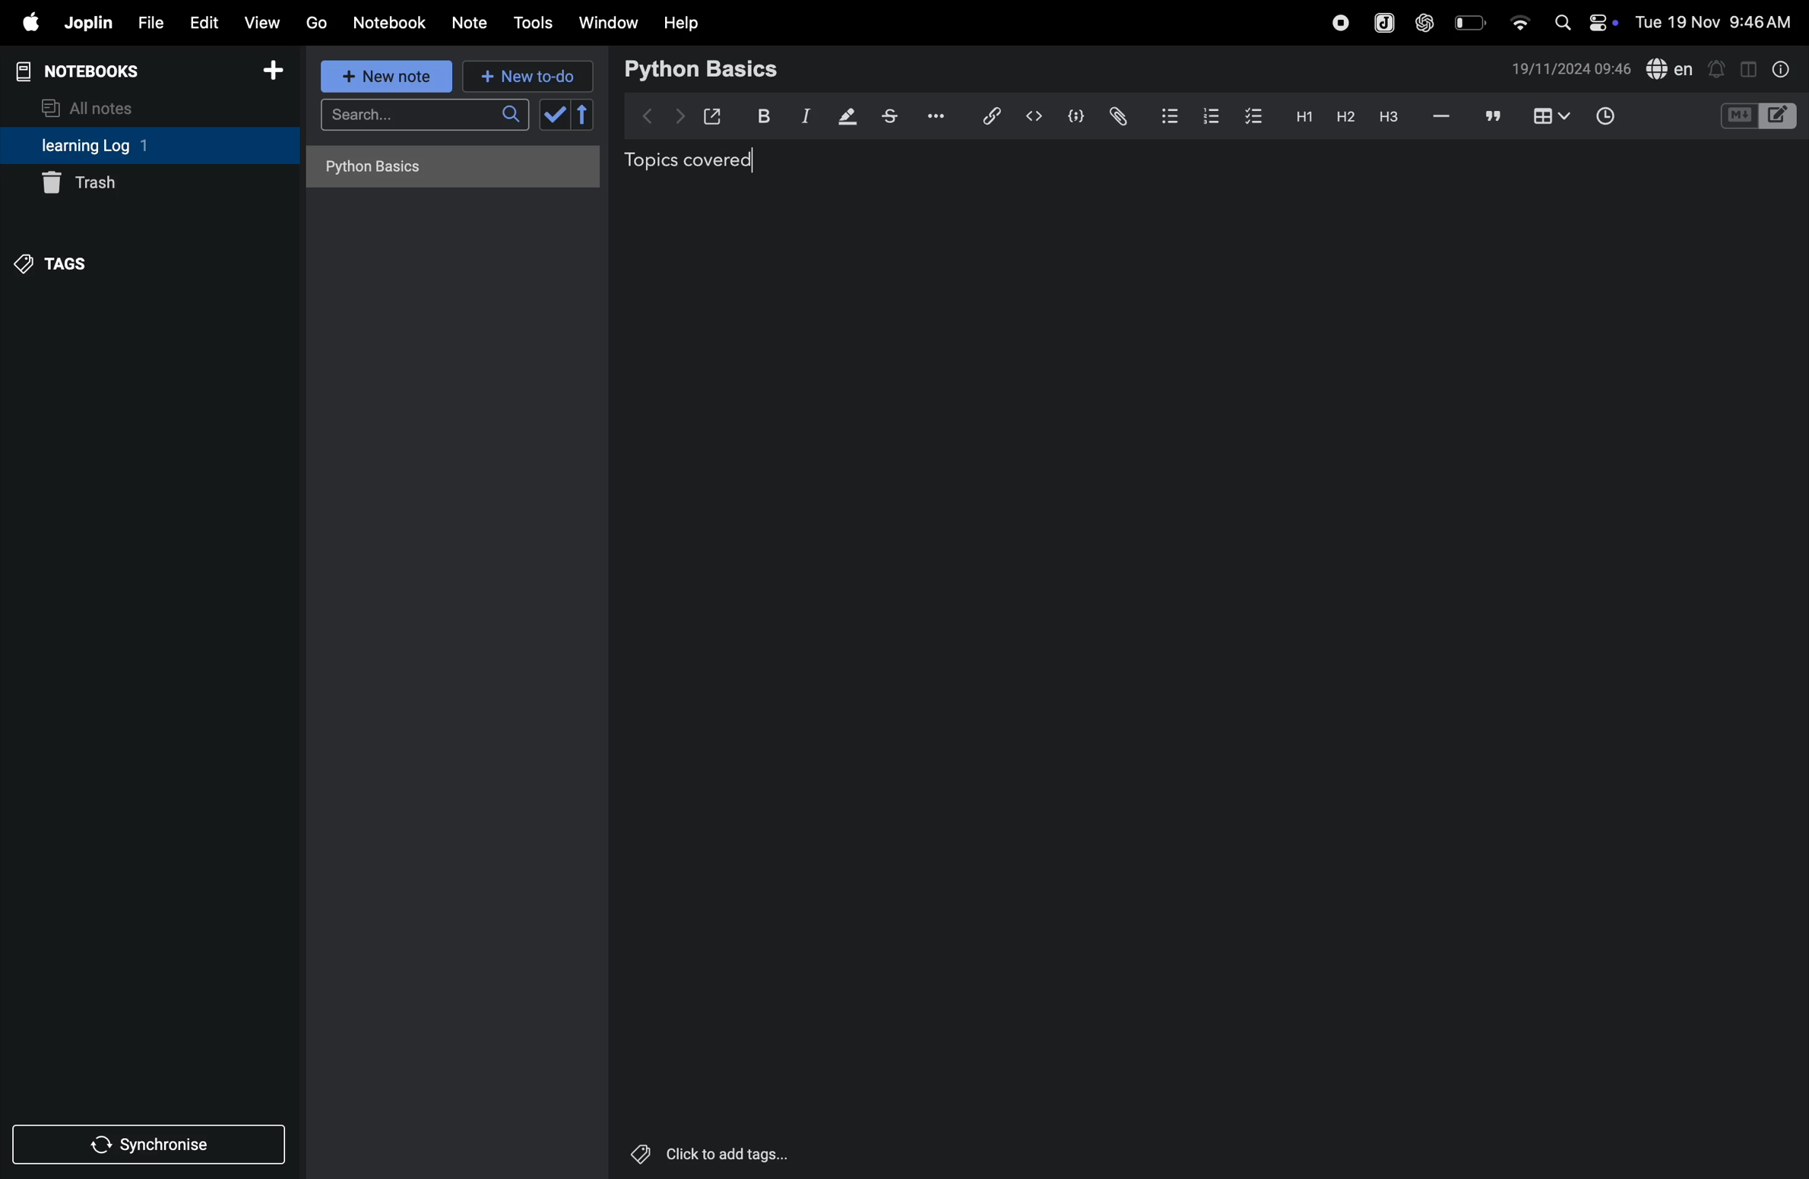 The width and height of the screenshot is (1809, 1179). What do you see at coordinates (609, 22) in the screenshot?
I see `window` at bounding box center [609, 22].